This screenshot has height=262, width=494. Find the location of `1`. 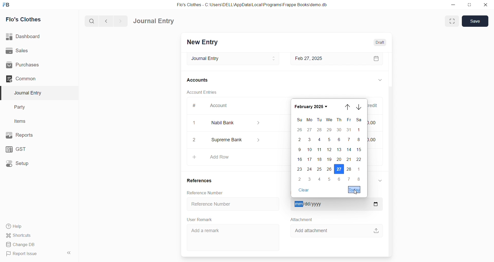

1 is located at coordinates (358, 169).